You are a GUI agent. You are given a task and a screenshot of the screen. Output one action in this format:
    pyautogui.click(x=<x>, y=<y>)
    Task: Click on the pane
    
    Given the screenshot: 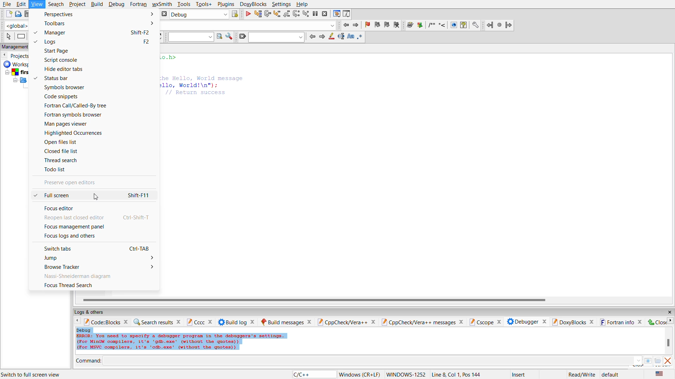 What is the action you would take?
    pyautogui.click(x=650, y=361)
    